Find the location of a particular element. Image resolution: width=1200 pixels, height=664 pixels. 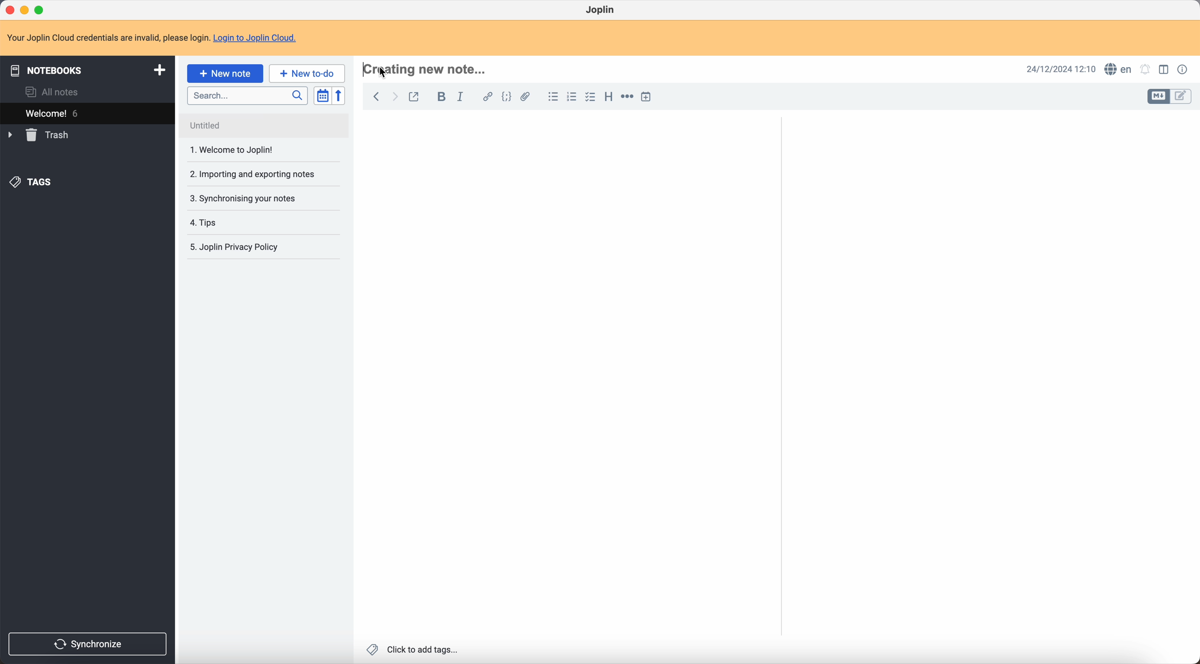

numbered list is located at coordinates (571, 97).